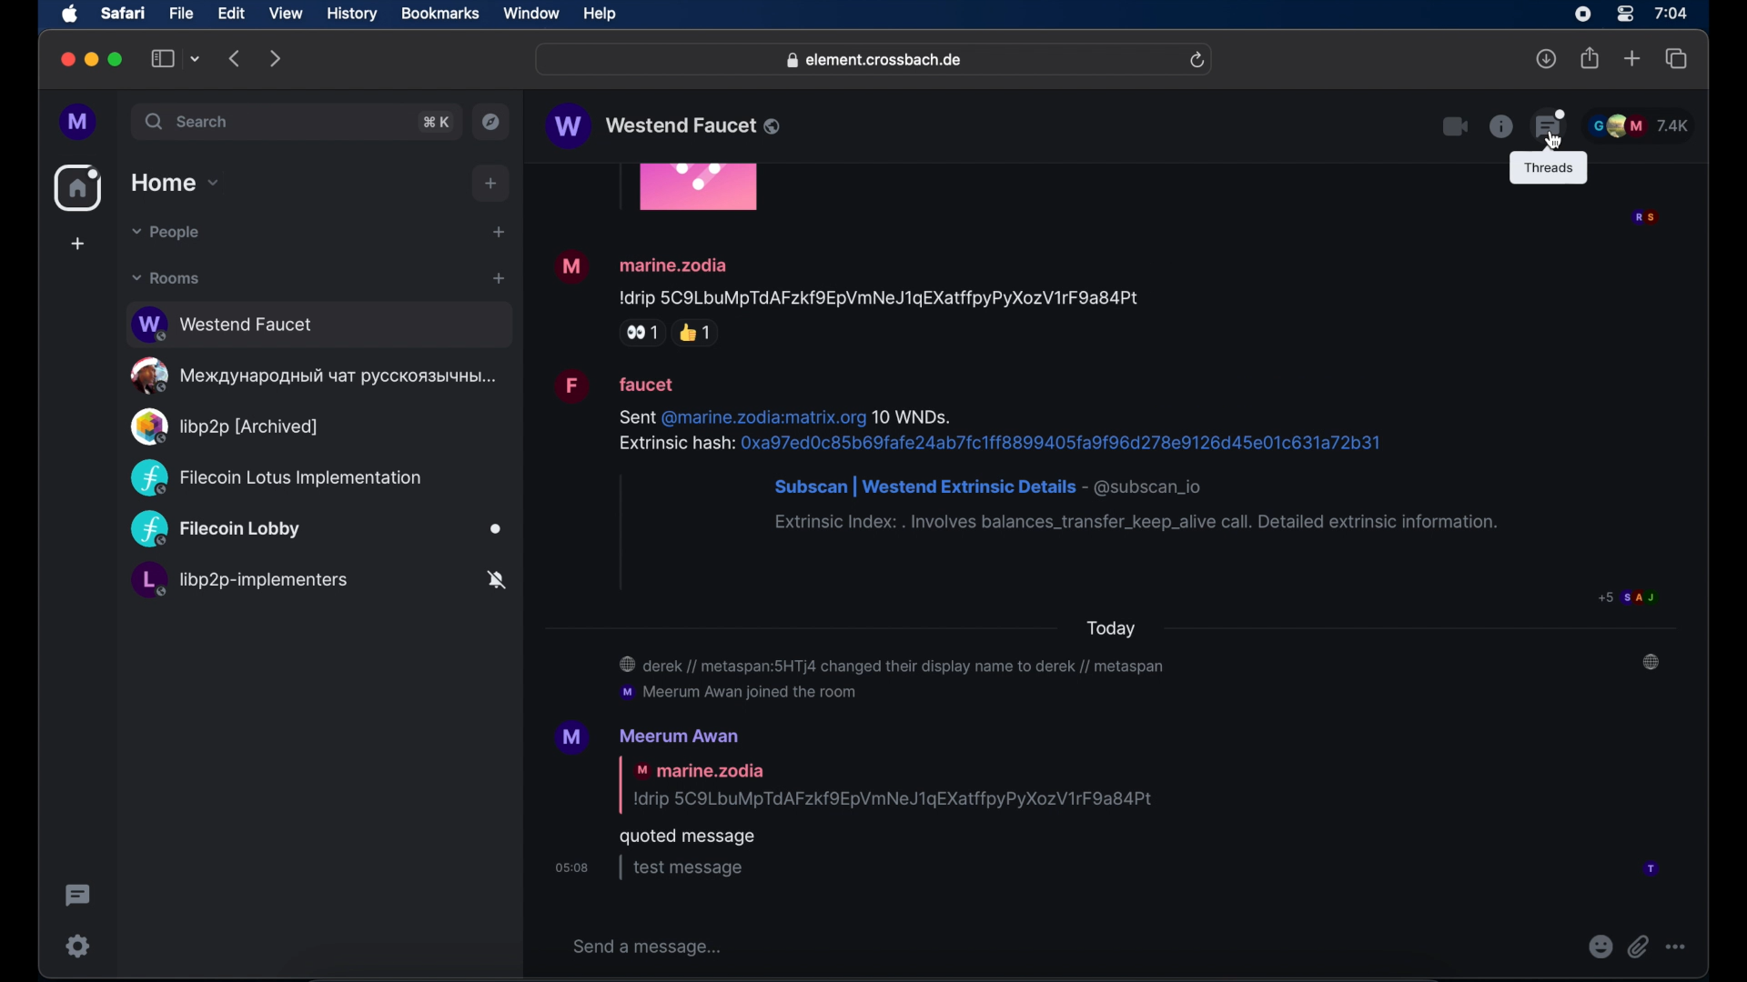  What do you see at coordinates (887, 299) in the screenshot?
I see `Idrip 5C9LbuMpTdAFzkfOEpVmNeJ1qEXatffpyPyXozV1rF9a84Pt` at bounding box center [887, 299].